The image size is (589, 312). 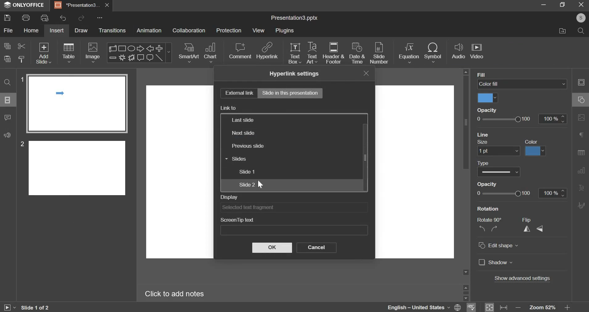 I want to click on Shape settings, so click(x=581, y=100).